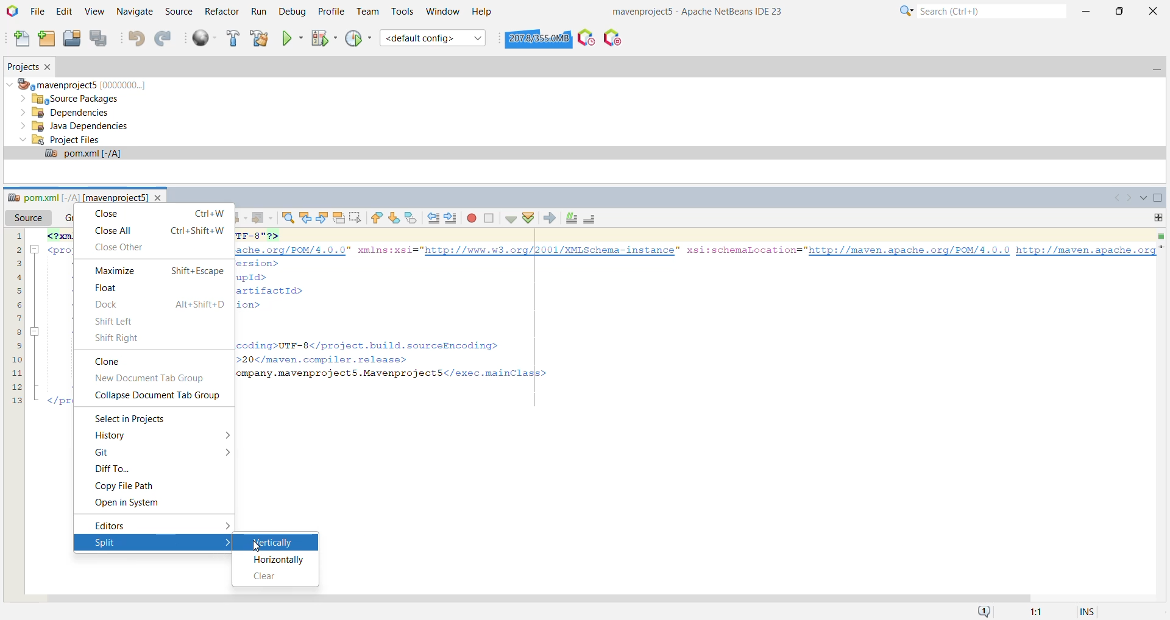 The image size is (1170, 620). Describe the element at coordinates (227, 525) in the screenshot. I see `More options` at that location.